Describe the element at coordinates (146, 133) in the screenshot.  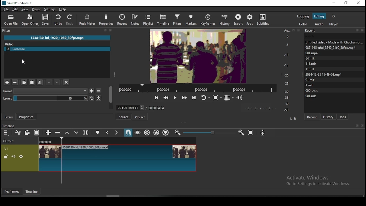
I see `ripple` at that location.